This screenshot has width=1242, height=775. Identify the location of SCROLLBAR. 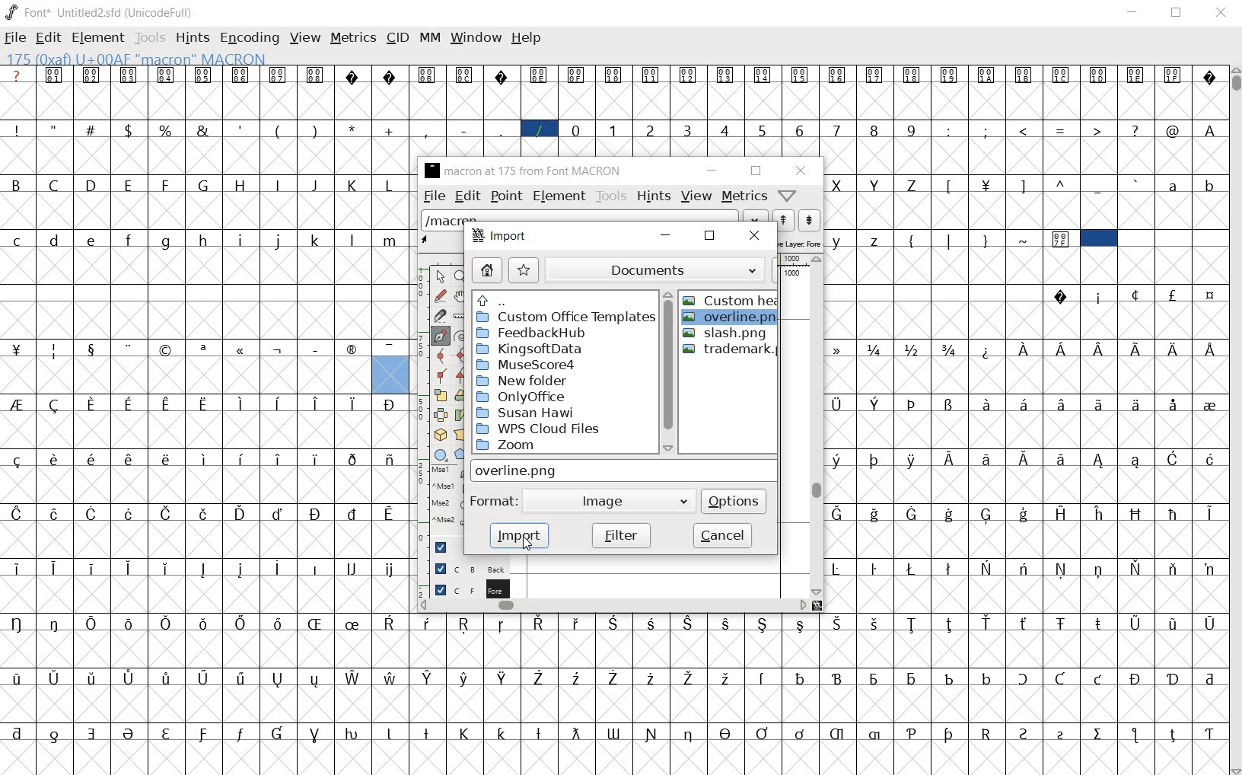
(1234, 421).